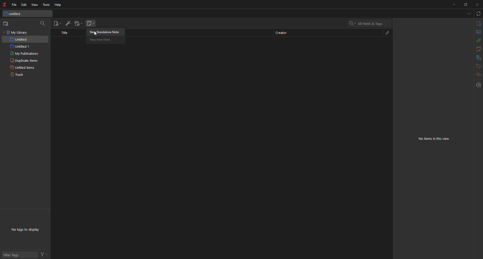 The height and width of the screenshot is (259, 483). Describe the element at coordinates (101, 40) in the screenshot. I see `new item note` at that location.